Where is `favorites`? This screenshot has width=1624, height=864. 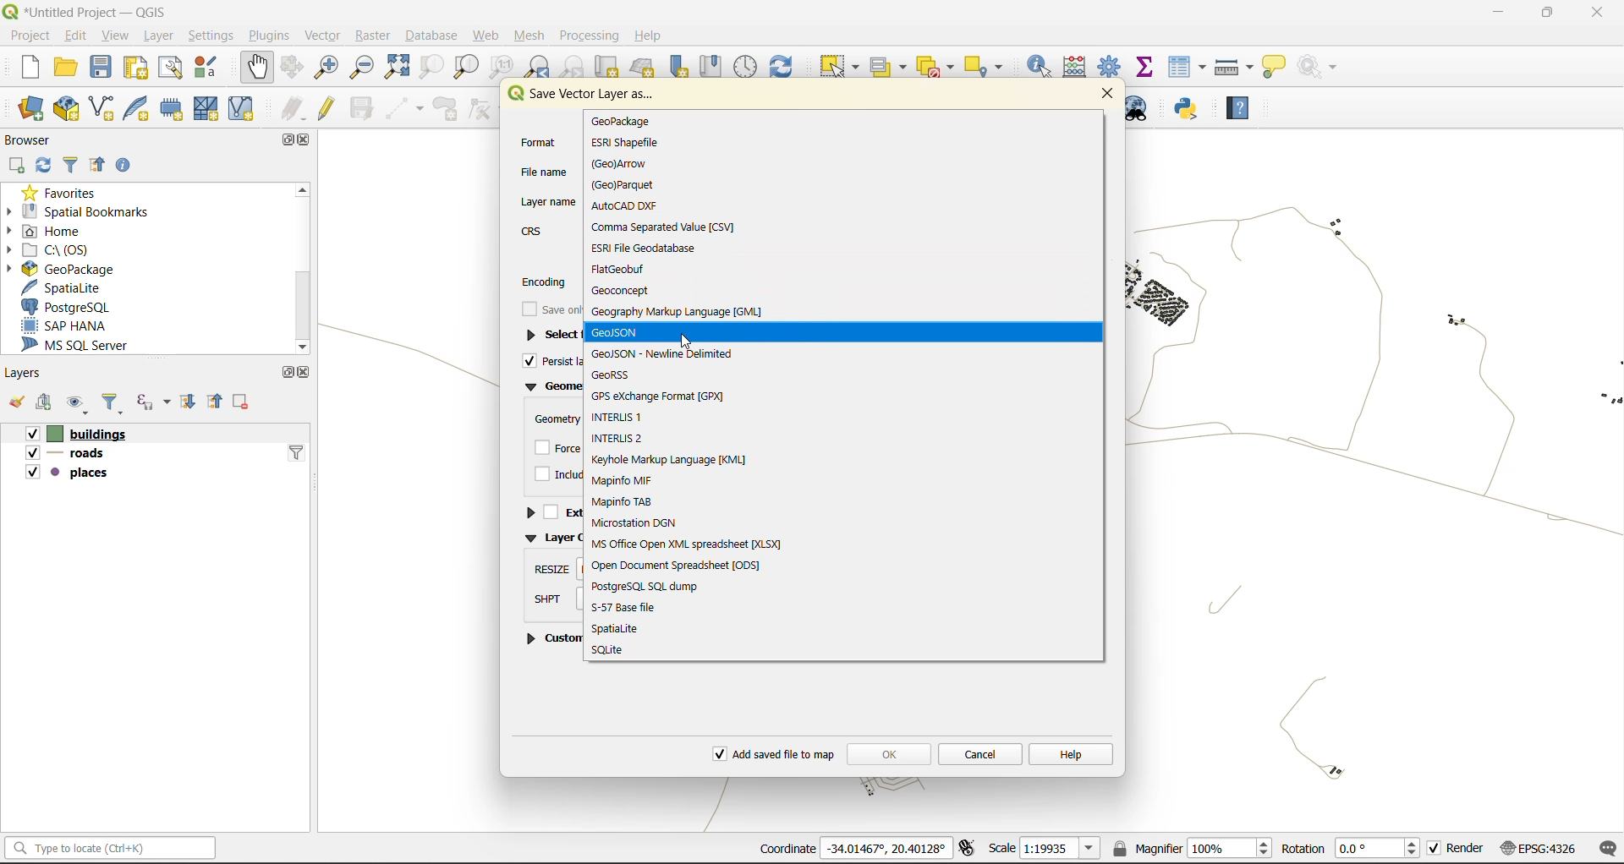
favorites is located at coordinates (69, 193).